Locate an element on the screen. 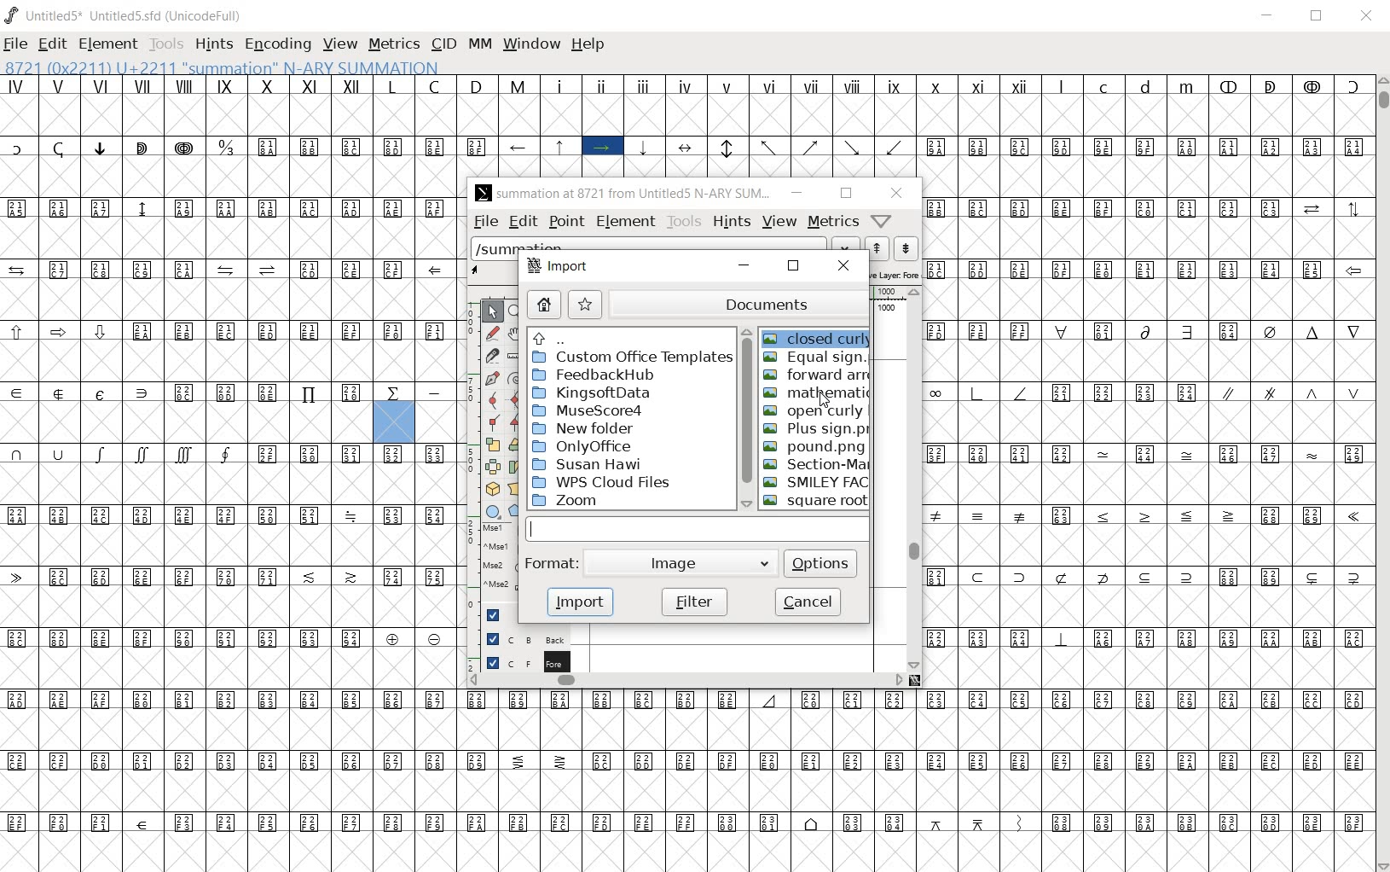  Image is located at coordinates (687, 562).